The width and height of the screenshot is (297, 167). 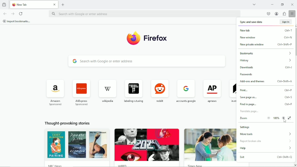 What do you see at coordinates (295, 42) in the screenshot?
I see `Vertical scrollbar` at bounding box center [295, 42].